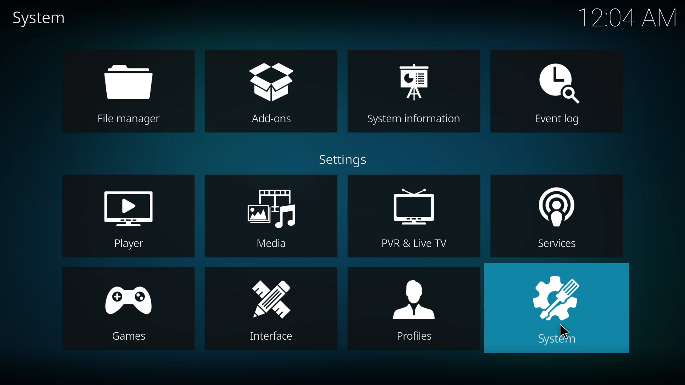 This screenshot has width=685, height=385. I want to click on time, so click(626, 17).